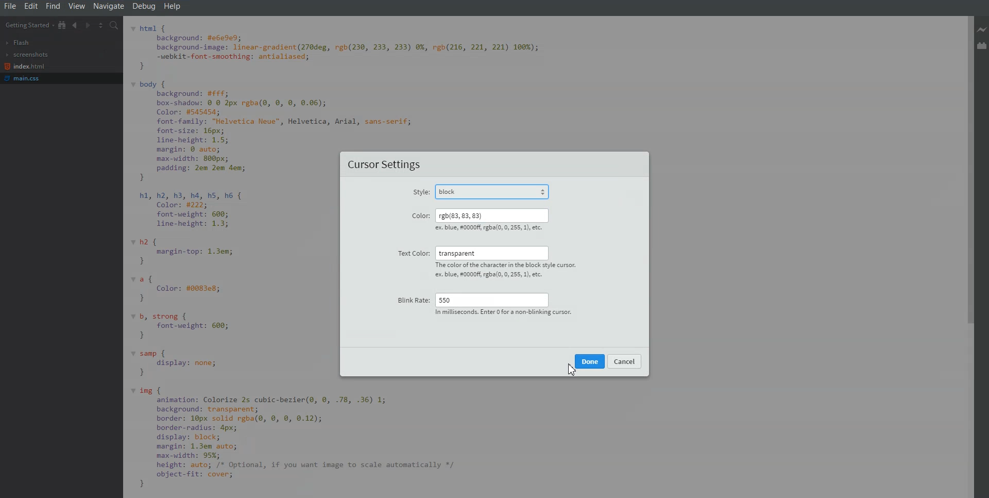 The image size is (989, 498). I want to click on Debug, so click(145, 6).